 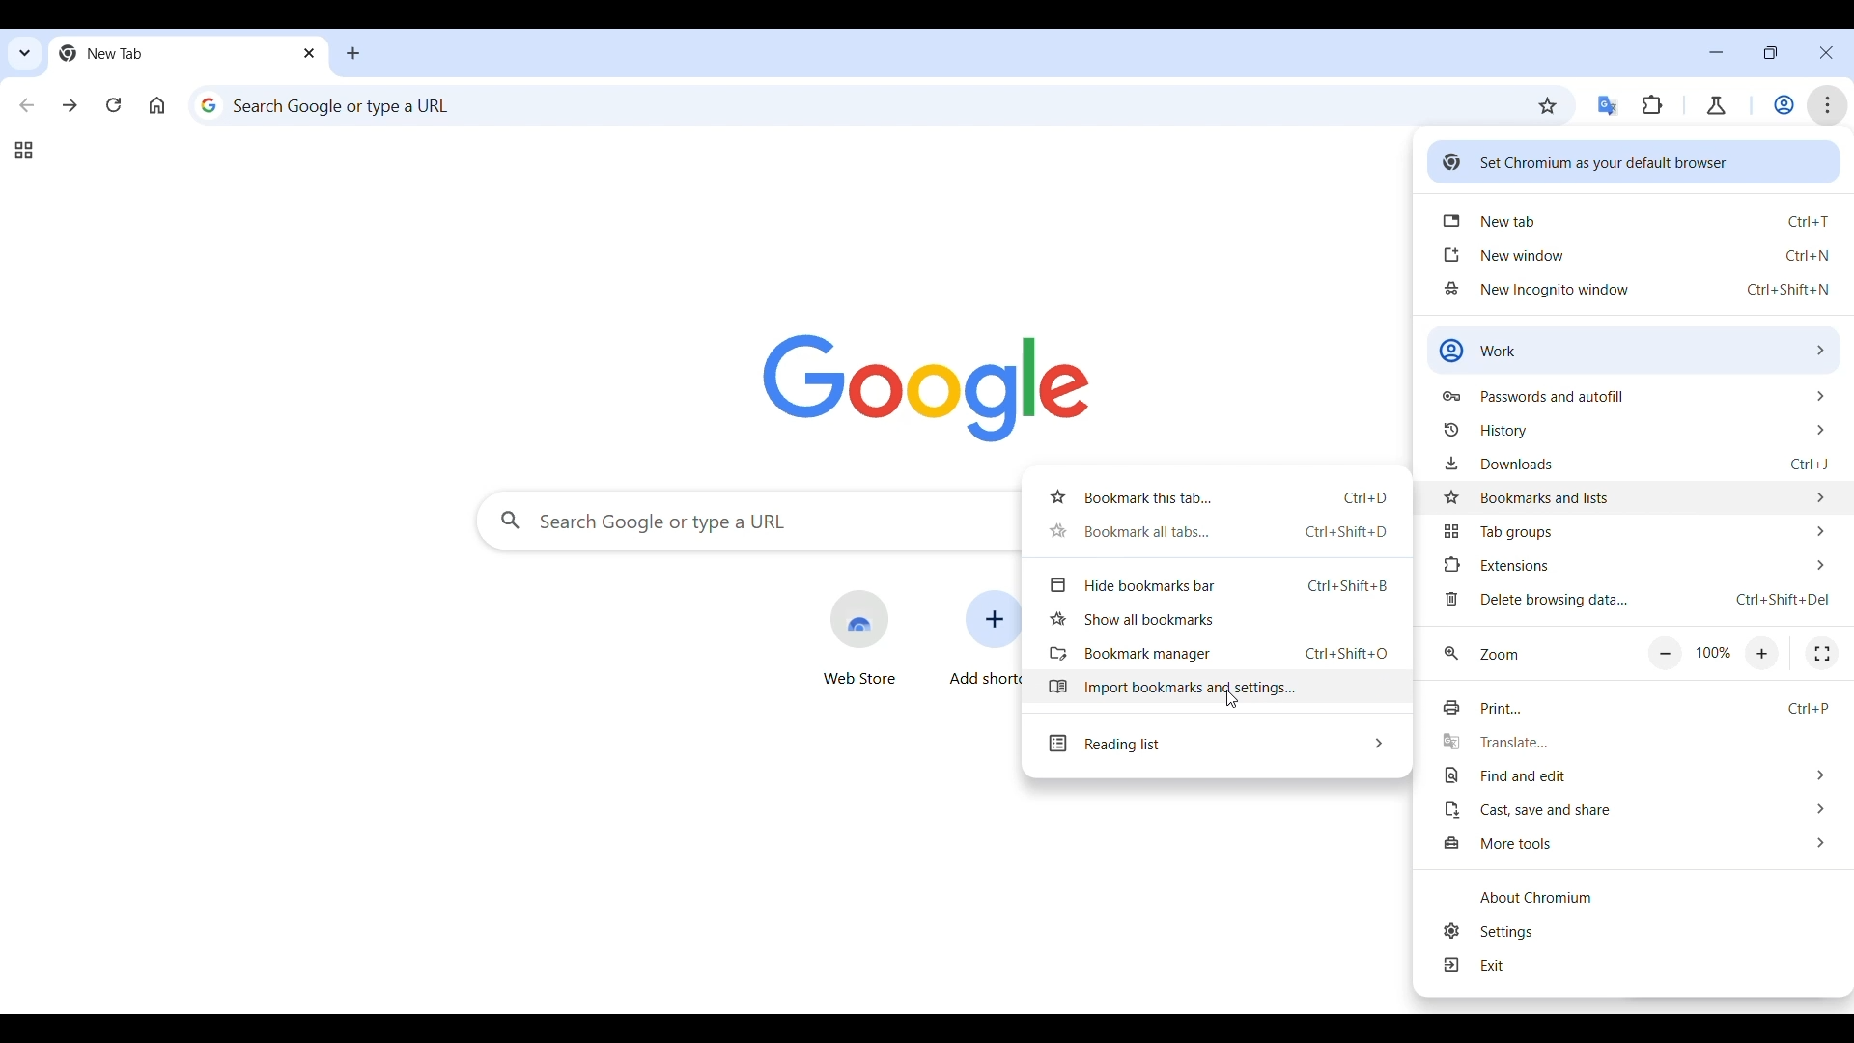 What do you see at coordinates (1637, 966) in the screenshot?
I see `Exit` at bounding box center [1637, 966].